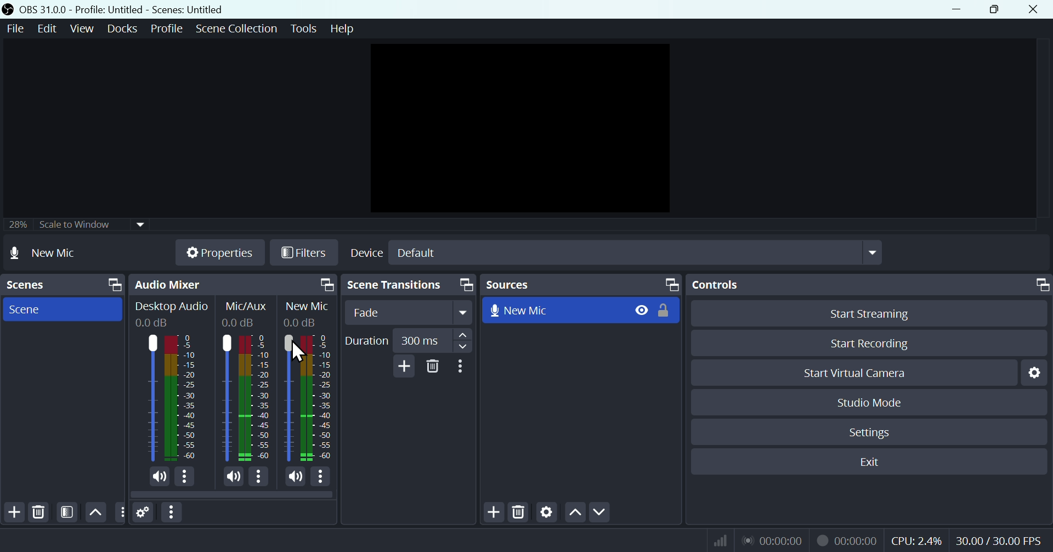 This screenshot has width=1053, height=552. I want to click on No source selected, so click(56, 252).